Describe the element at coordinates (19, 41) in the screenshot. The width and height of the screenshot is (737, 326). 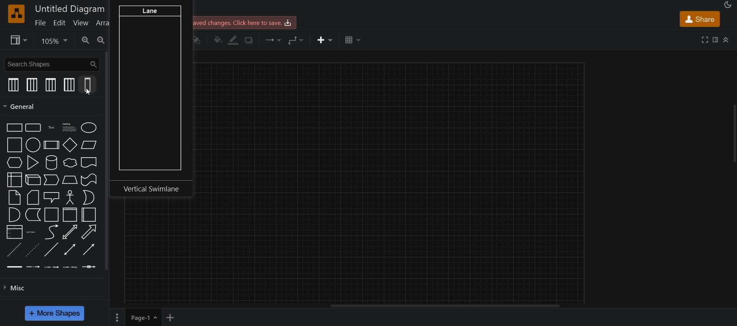
I see `view` at that location.